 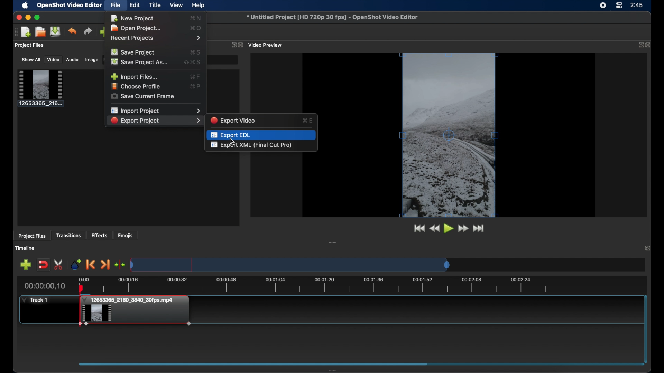 What do you see at coordinates (47, 285) in the screenshot?
I see `current time indicator` at bounding box center [47, 285].